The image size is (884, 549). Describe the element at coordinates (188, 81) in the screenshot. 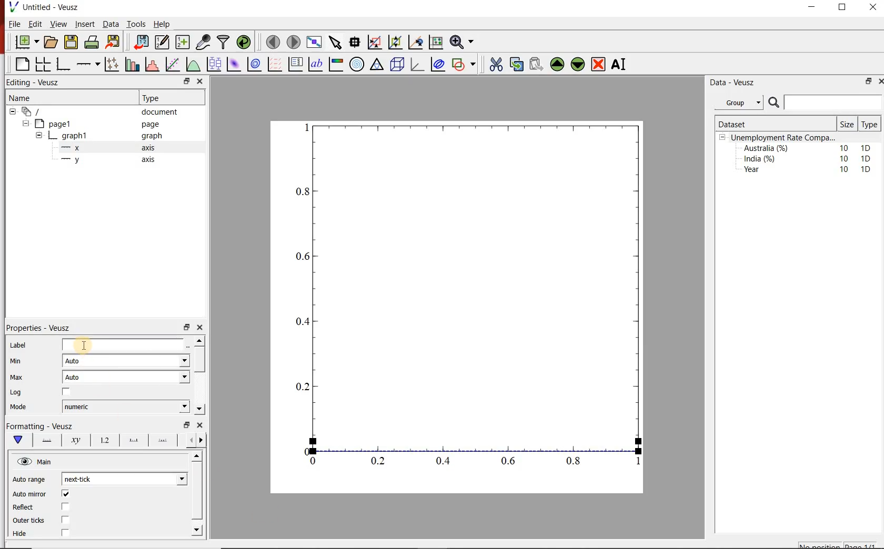

I see `minimise` at that location.